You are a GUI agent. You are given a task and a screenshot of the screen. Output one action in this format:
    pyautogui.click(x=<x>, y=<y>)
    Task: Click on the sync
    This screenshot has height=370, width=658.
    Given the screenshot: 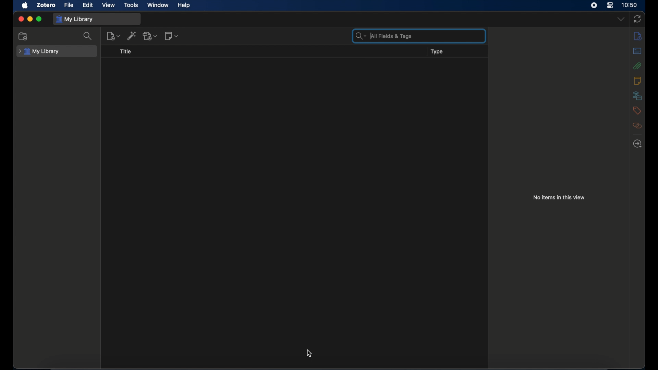 What is the action you would take?
    pyautogui.click(x=637, y=19)
    